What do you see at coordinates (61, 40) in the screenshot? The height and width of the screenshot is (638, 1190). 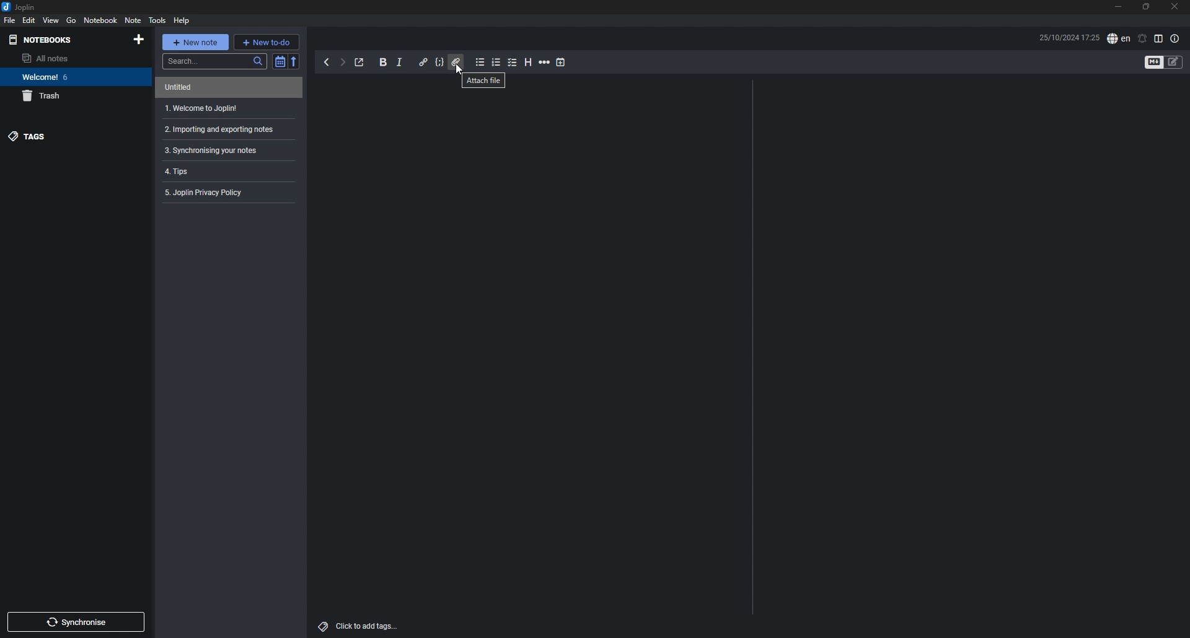 I see `notebooks` at bounding box center [61, 40].